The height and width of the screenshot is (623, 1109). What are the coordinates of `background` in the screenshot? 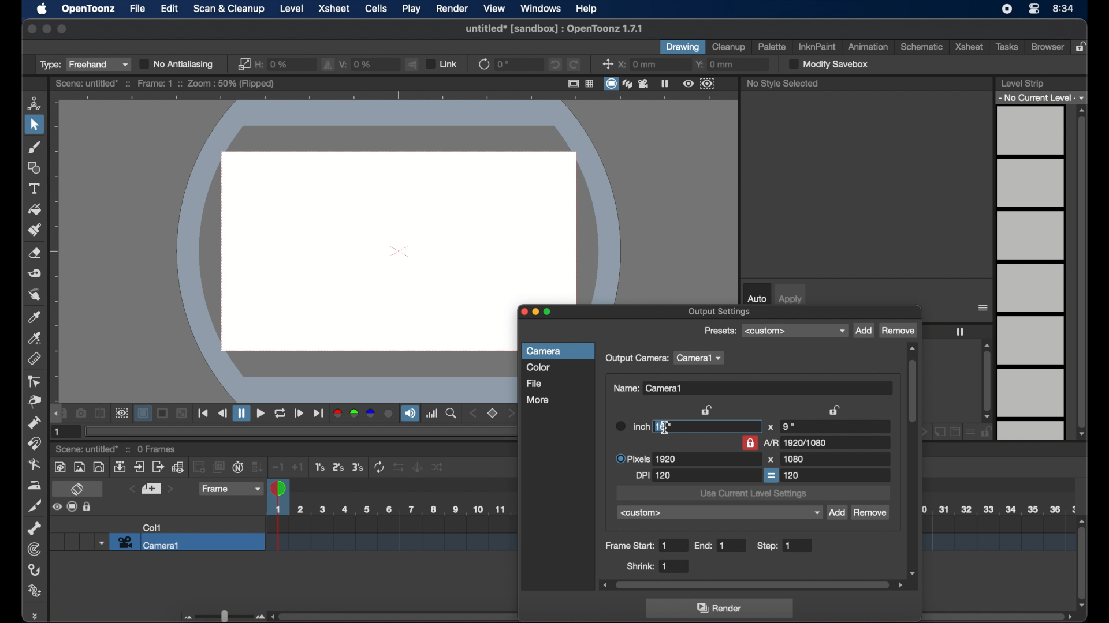 It's located at (144, 414).